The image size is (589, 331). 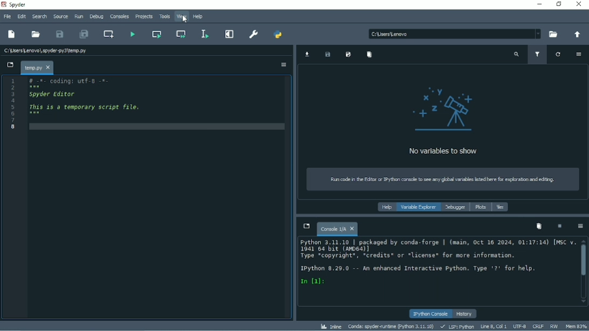 What do you see at coordinates (456, 327) in the screenshot?
I see `LSP` at bounding box center [456, 327].